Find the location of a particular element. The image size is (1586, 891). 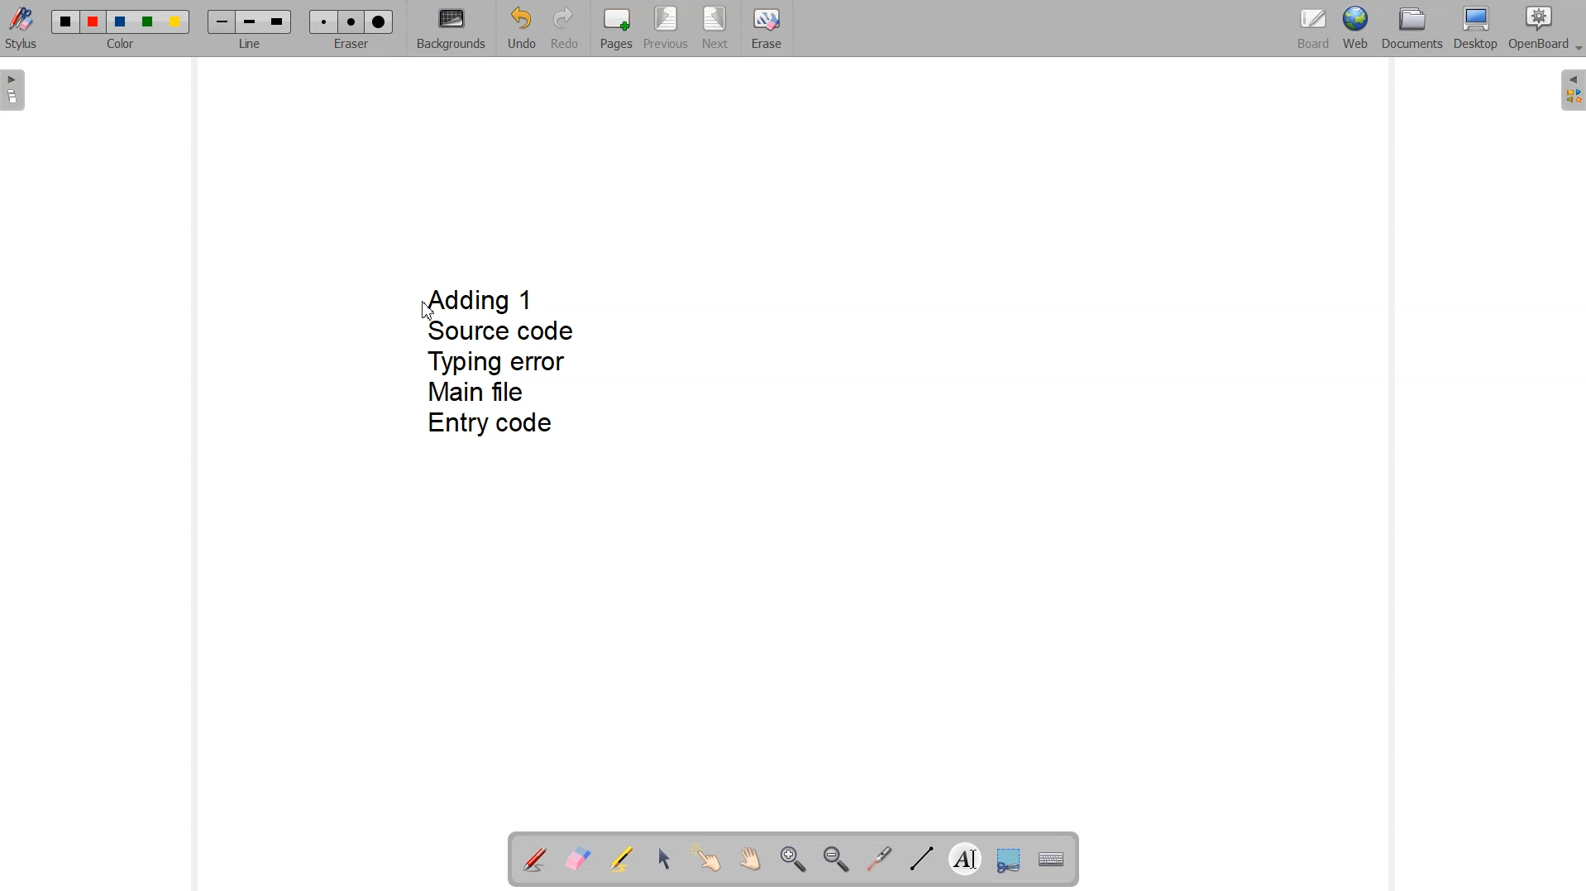

Highlight is located at coordinates (623, 858).